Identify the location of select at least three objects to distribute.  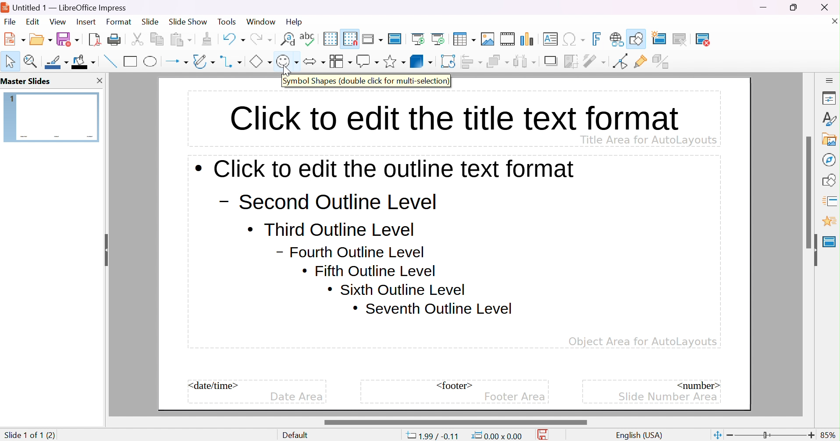
(525, 61).